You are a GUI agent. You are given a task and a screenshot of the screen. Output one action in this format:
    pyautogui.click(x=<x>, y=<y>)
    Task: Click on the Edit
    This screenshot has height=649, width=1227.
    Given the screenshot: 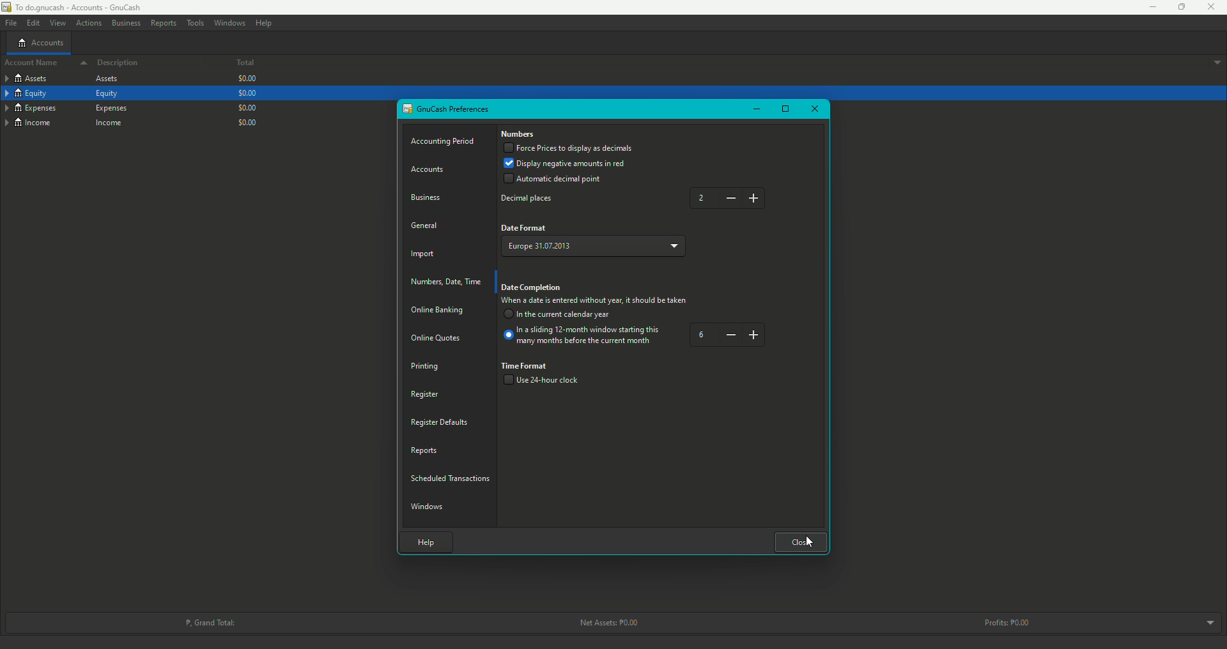 What is the action you would take?
    pyautogui.click(x=32, y=22)
    